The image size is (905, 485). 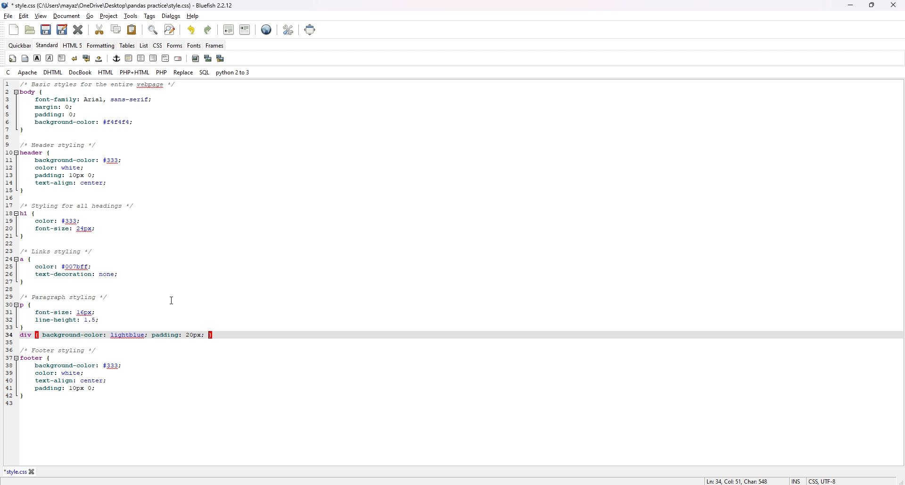 What do you see at coordinates (74, 58) in the screenshot?
I see `break` at bounding box center [74, 58].